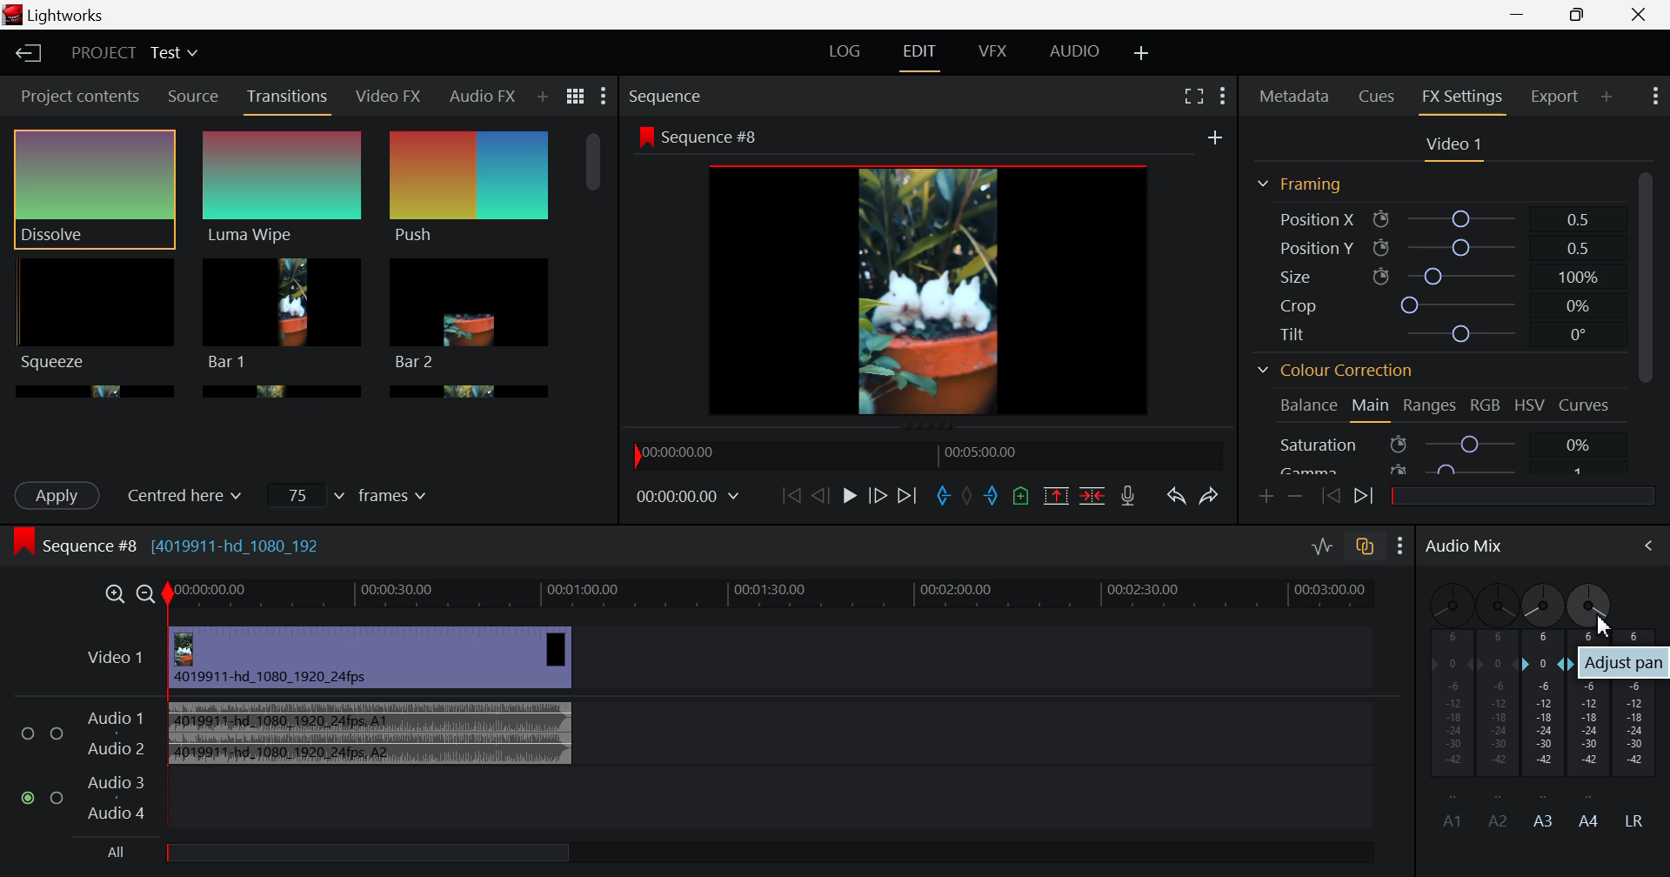  What do you see at coordinates (788, 594) in the screenshot?
I see `Timeline Track` at bounding box center [788, 594].